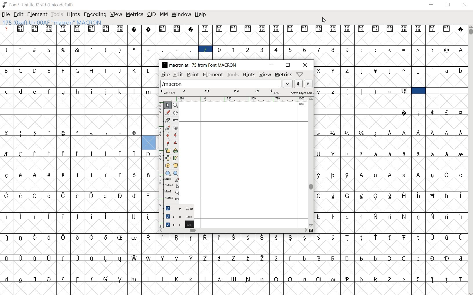 This screenshot has height=295, width=473. What do you see at coordinates (167, 105) in the screenshot?
I see `point` at bounding box center [167, 105].